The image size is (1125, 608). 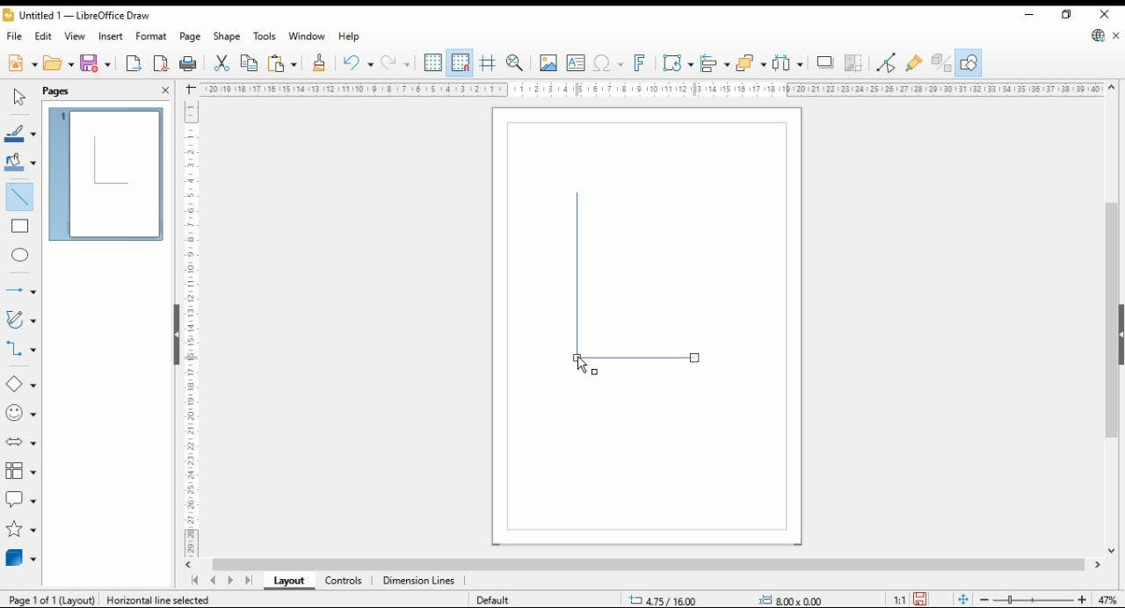 I want to click on export as PDF, so click(x=161, y=63).